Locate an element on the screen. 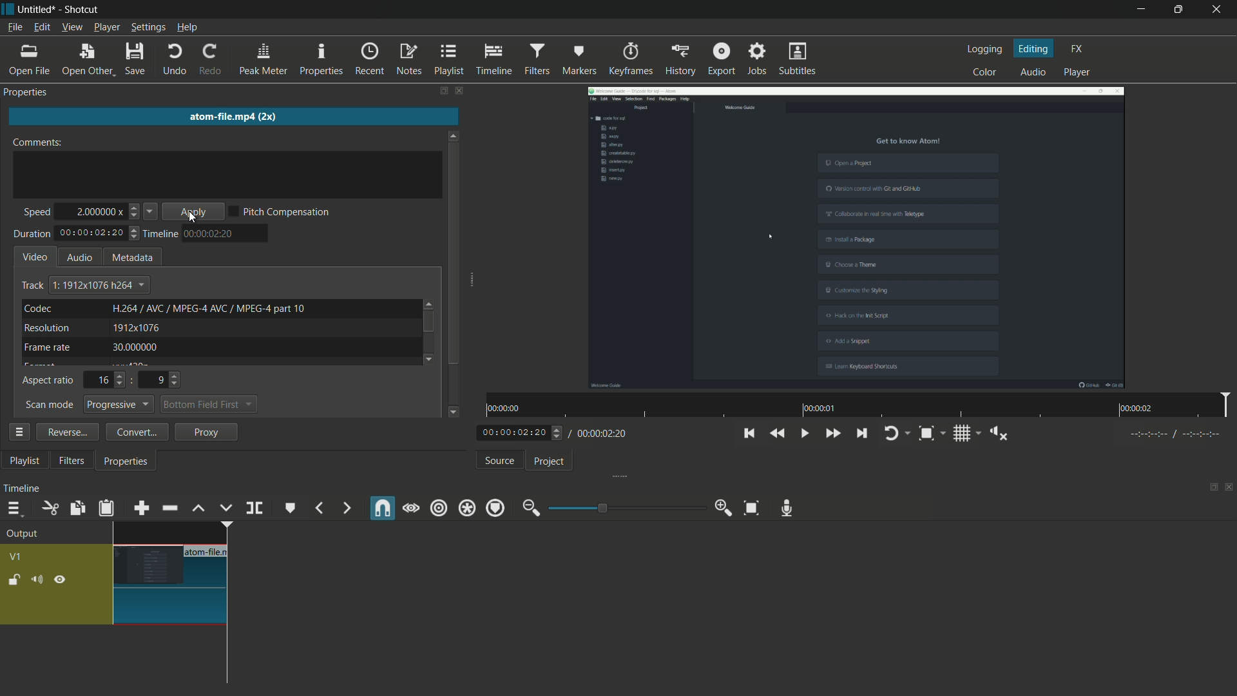 This screenshot has height=696, width=1237. text is located at coordinates (99, 284).